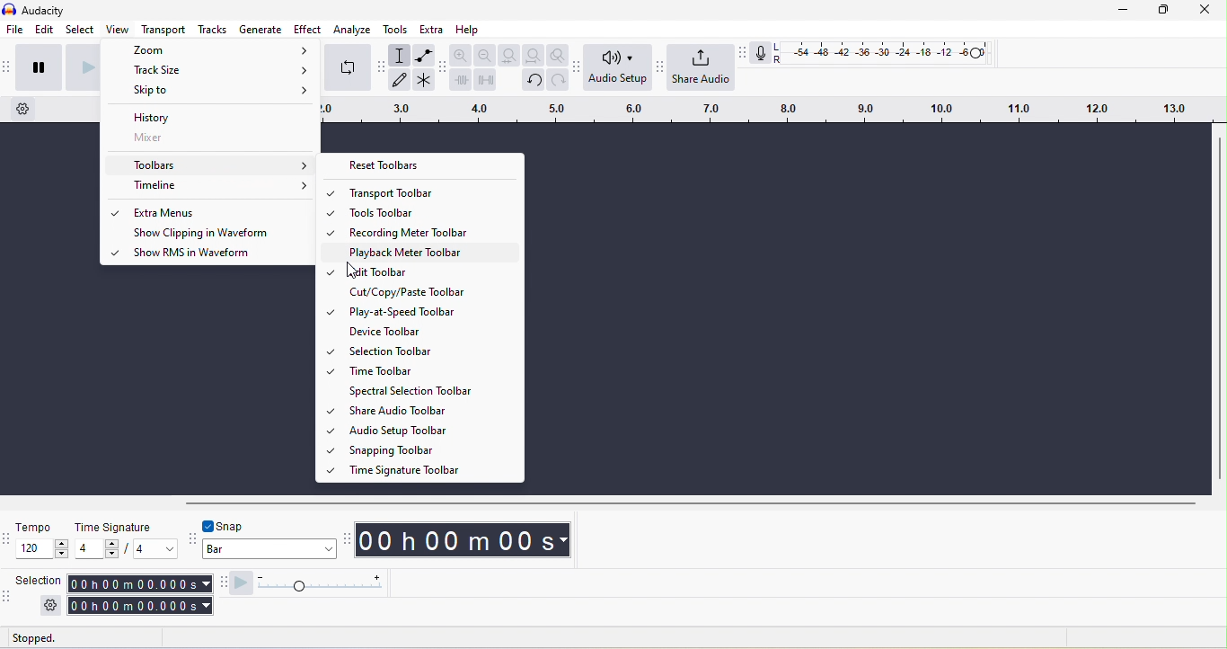 This screenshot has width=1227, height=649. What do you see at coordinates (352, 30) in the screenshot?
I see `analyze` at bounding box center [352, 30].